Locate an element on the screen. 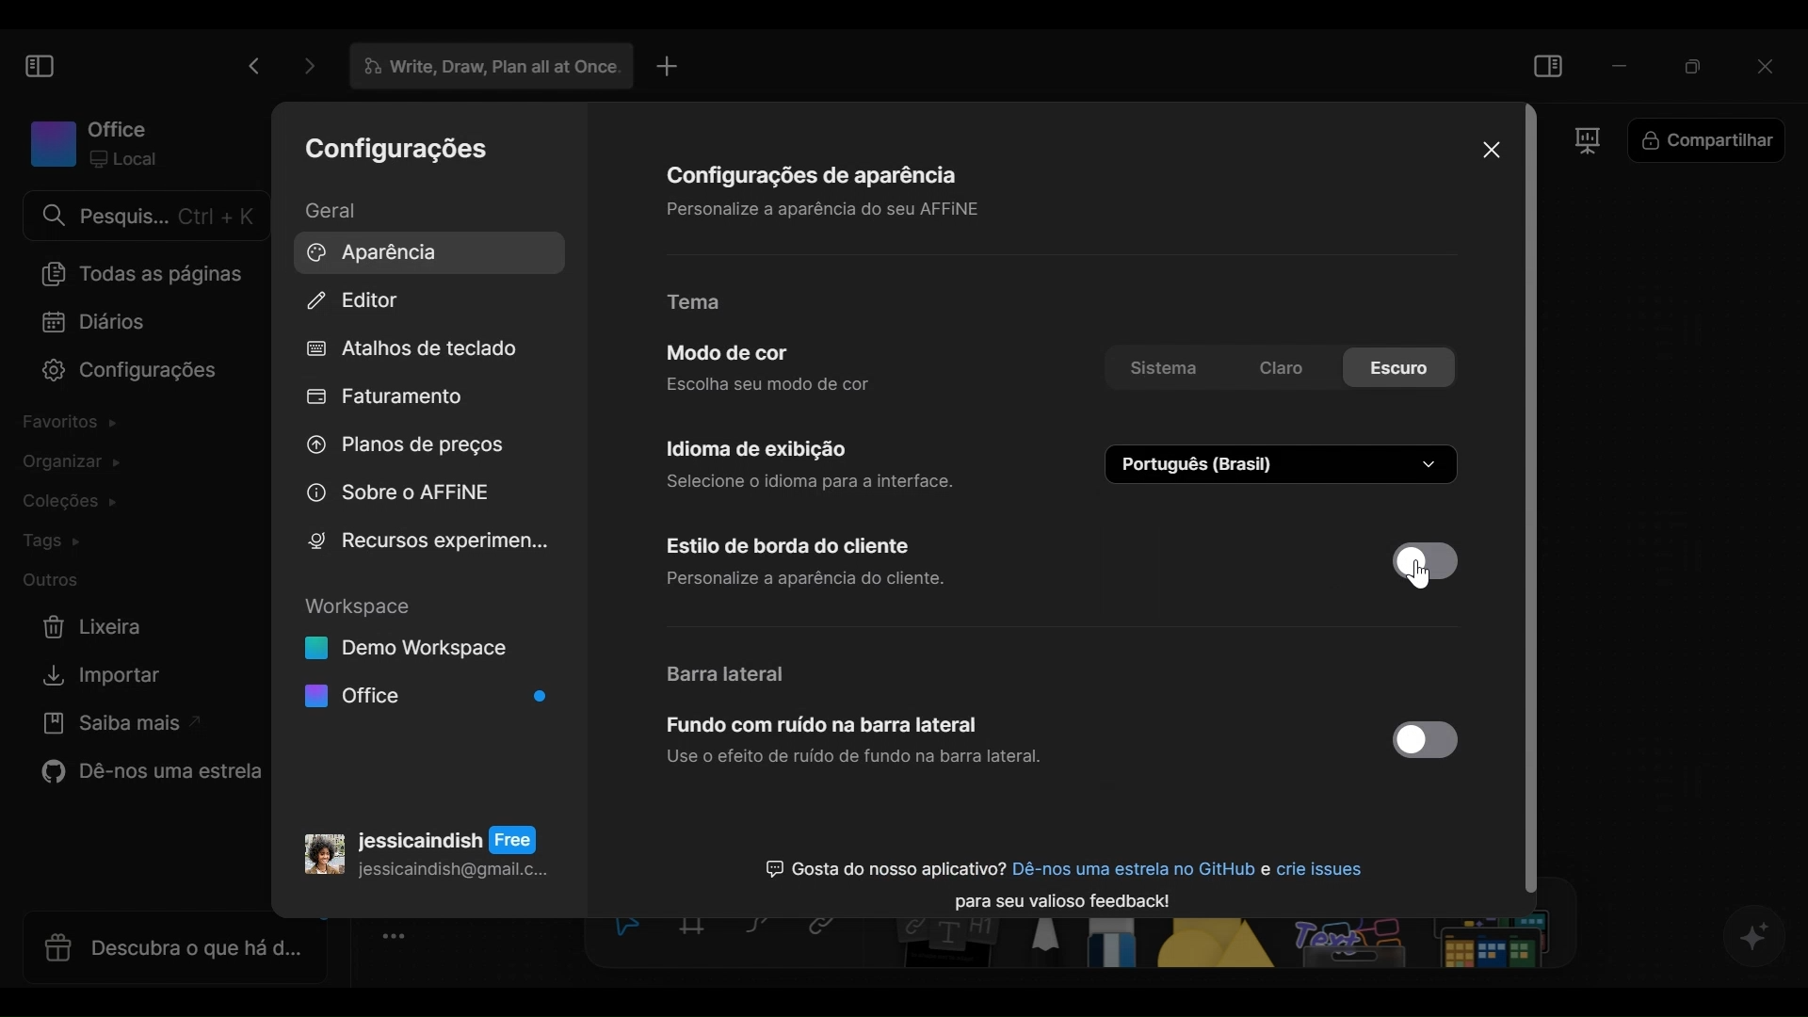  Sidebar is located at coordinates (730, 673).